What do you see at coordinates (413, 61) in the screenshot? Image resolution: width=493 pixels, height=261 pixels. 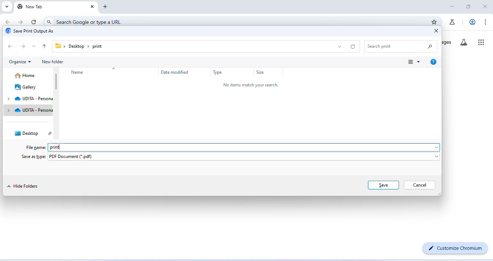 I see `change view` at bounding box center [413, 61].